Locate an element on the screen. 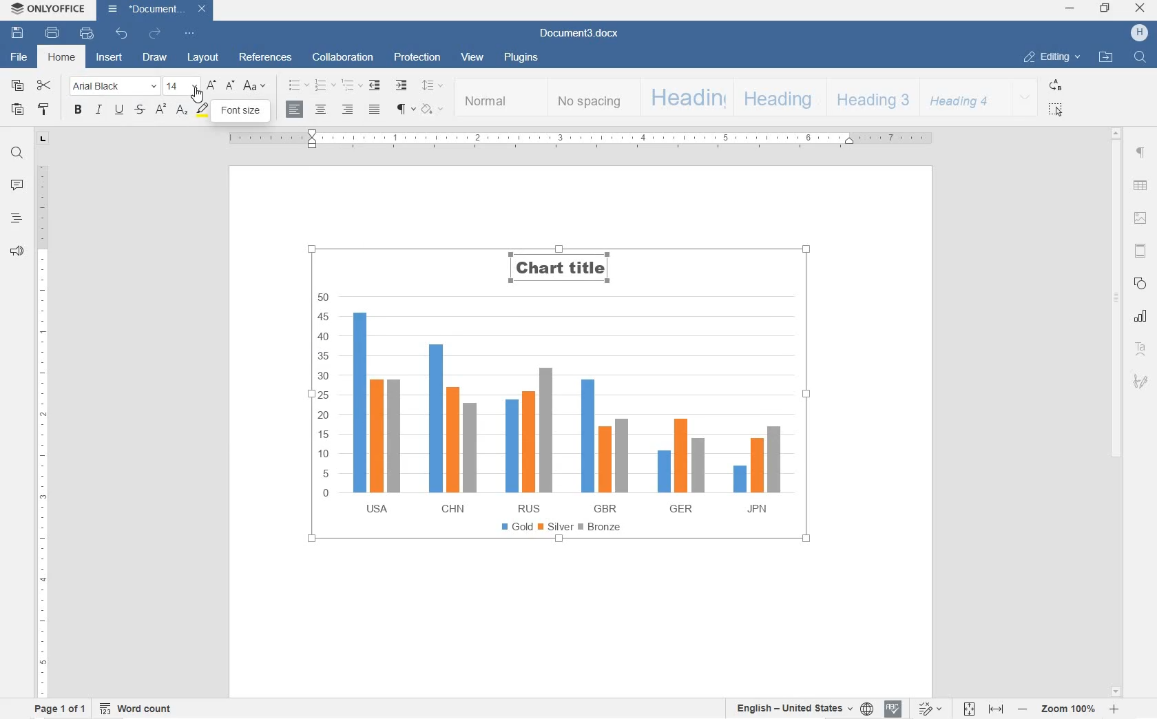 Image resolution: width=1157 pixels, height=719 pixels. CHANGE CASE is located at coordinates (255, 85).